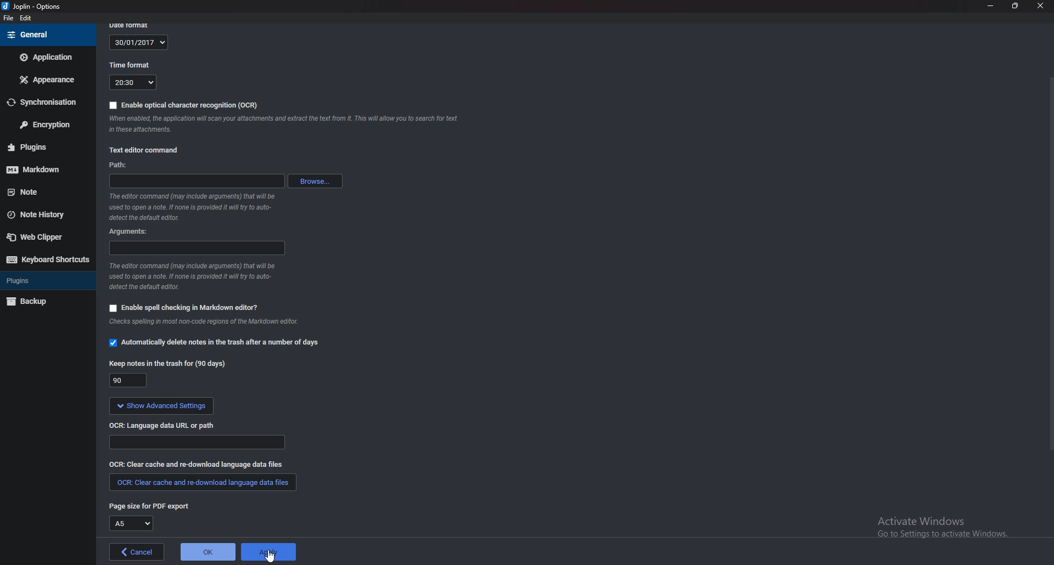 The image size is (1054, 565). Describe the element at coordinates (204, 322) in the screenshot. I see `Info on spell check` at that location.